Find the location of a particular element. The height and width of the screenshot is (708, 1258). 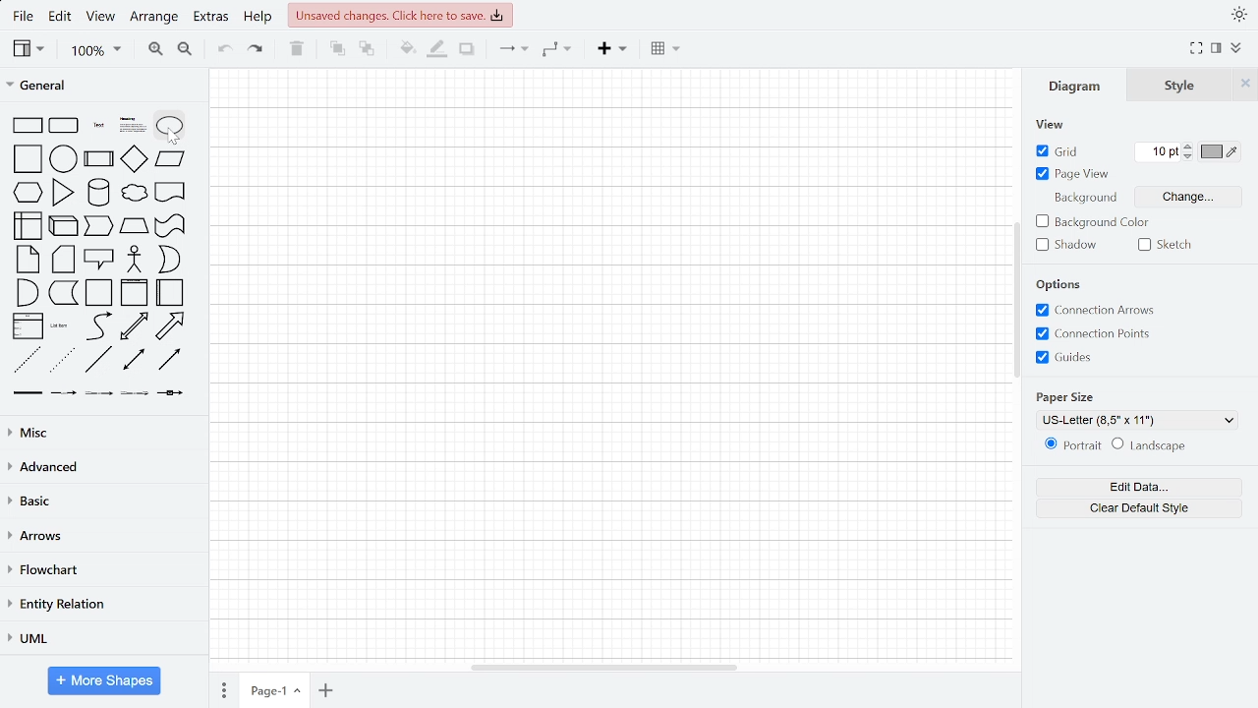

Diagram is located at coordinates (1077, 87).